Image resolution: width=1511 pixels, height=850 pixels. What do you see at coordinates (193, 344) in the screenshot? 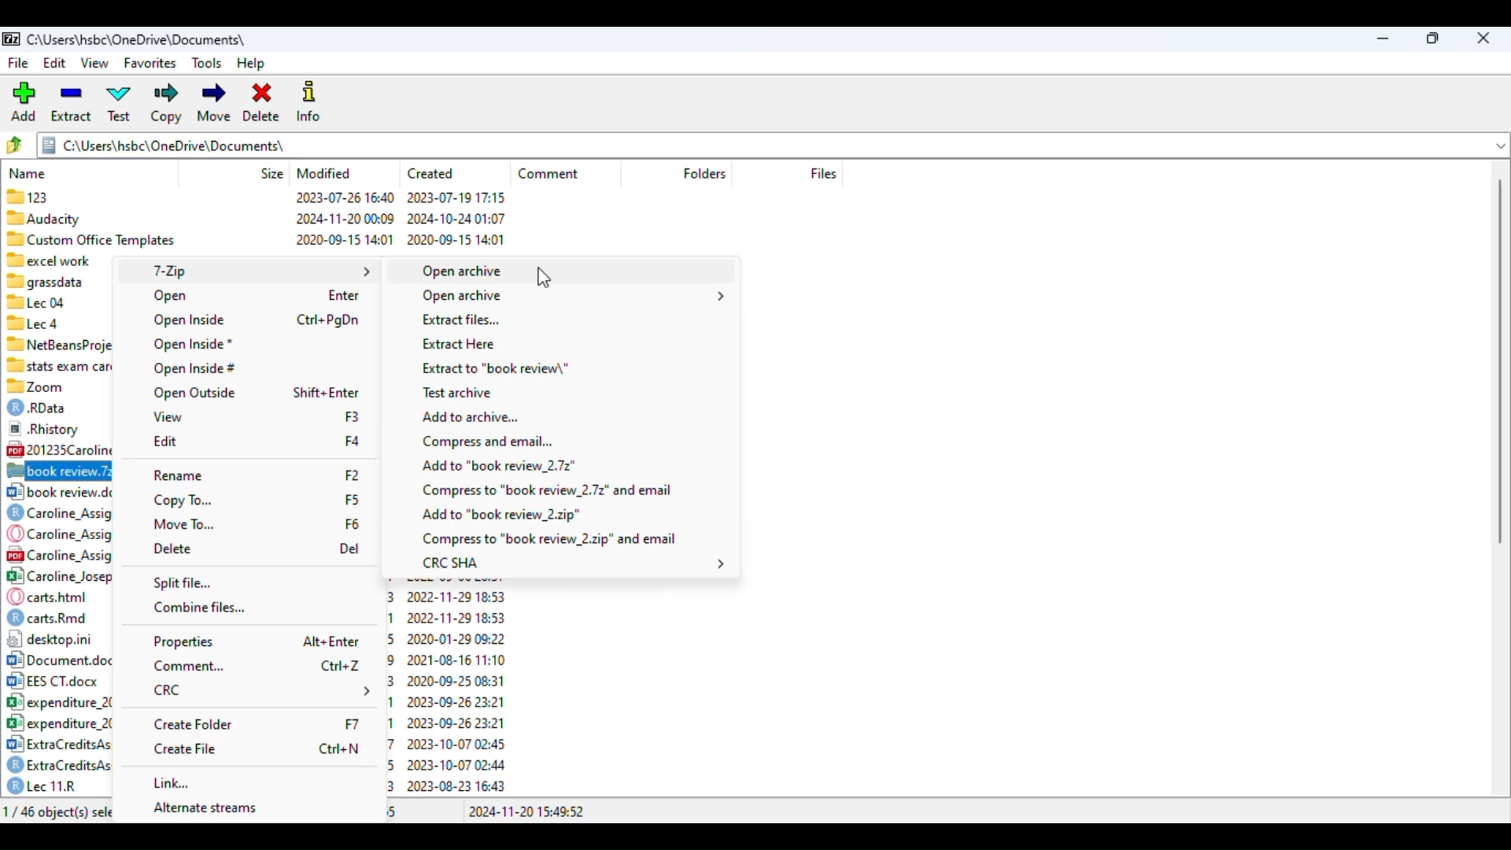
I see `open inside*` at bounding box center [193, 344].